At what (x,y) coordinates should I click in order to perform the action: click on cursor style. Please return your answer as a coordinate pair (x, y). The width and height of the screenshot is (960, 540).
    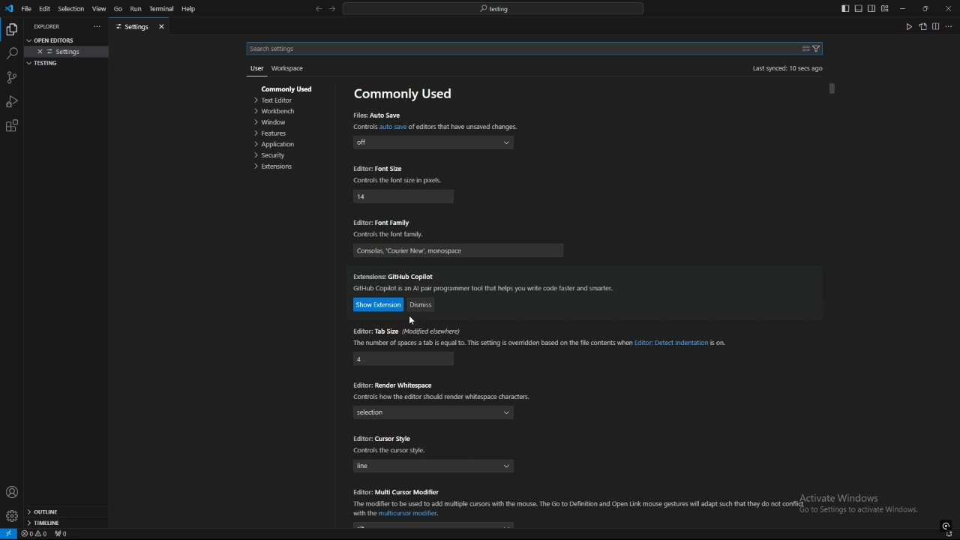
    Looking at the image, I should click on (382, 439).